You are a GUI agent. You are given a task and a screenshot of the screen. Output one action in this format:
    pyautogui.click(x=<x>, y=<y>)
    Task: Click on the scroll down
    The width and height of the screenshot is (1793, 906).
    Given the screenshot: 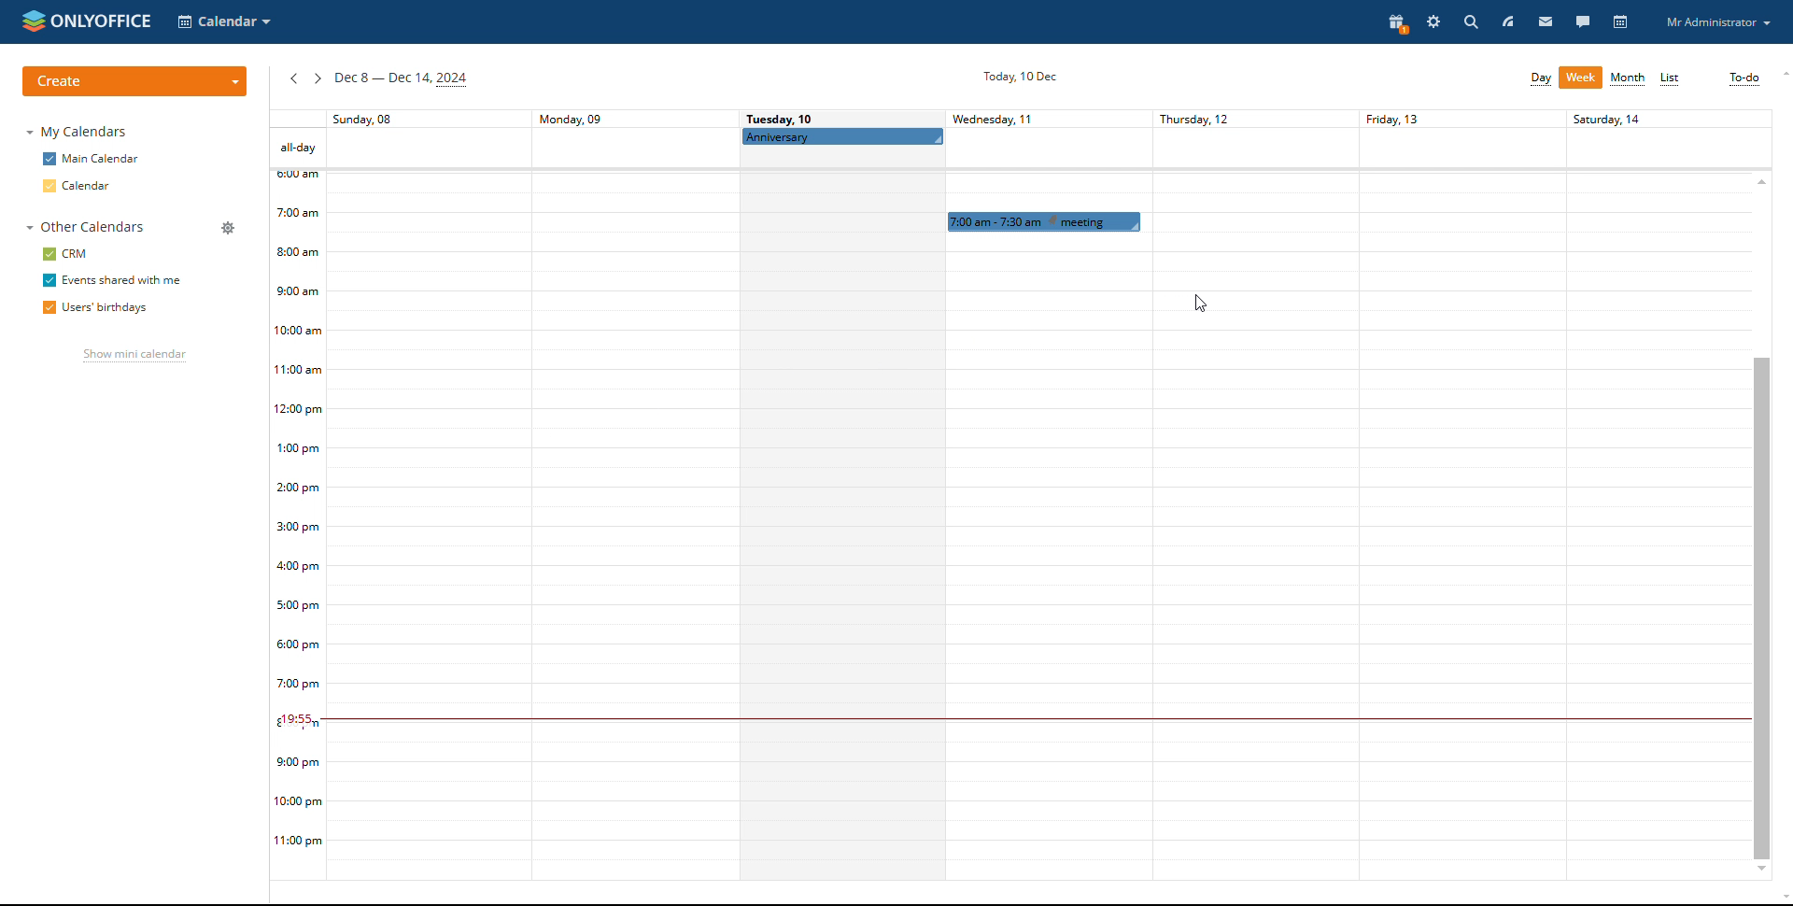 What is the action you would take?
    pyautogui.click(x=1761, y=871)
    